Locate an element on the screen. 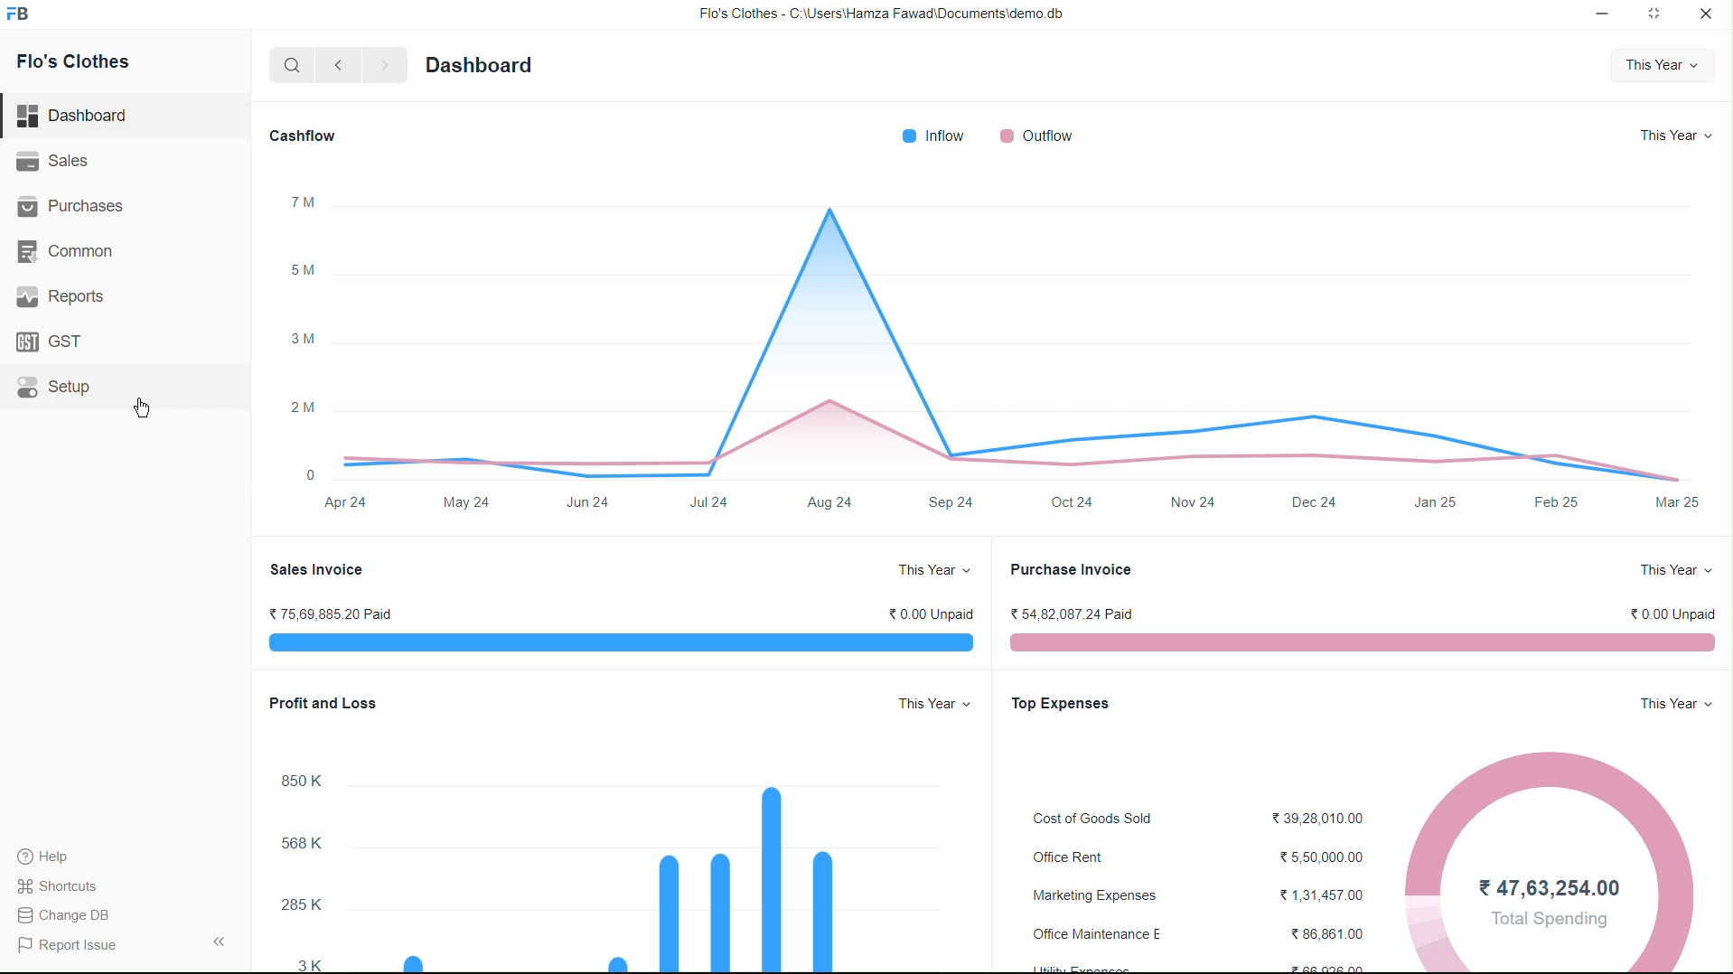 Image resolution: width=1733 pixels, height=974 pixels. This year is located at coordinates (1677, 567).